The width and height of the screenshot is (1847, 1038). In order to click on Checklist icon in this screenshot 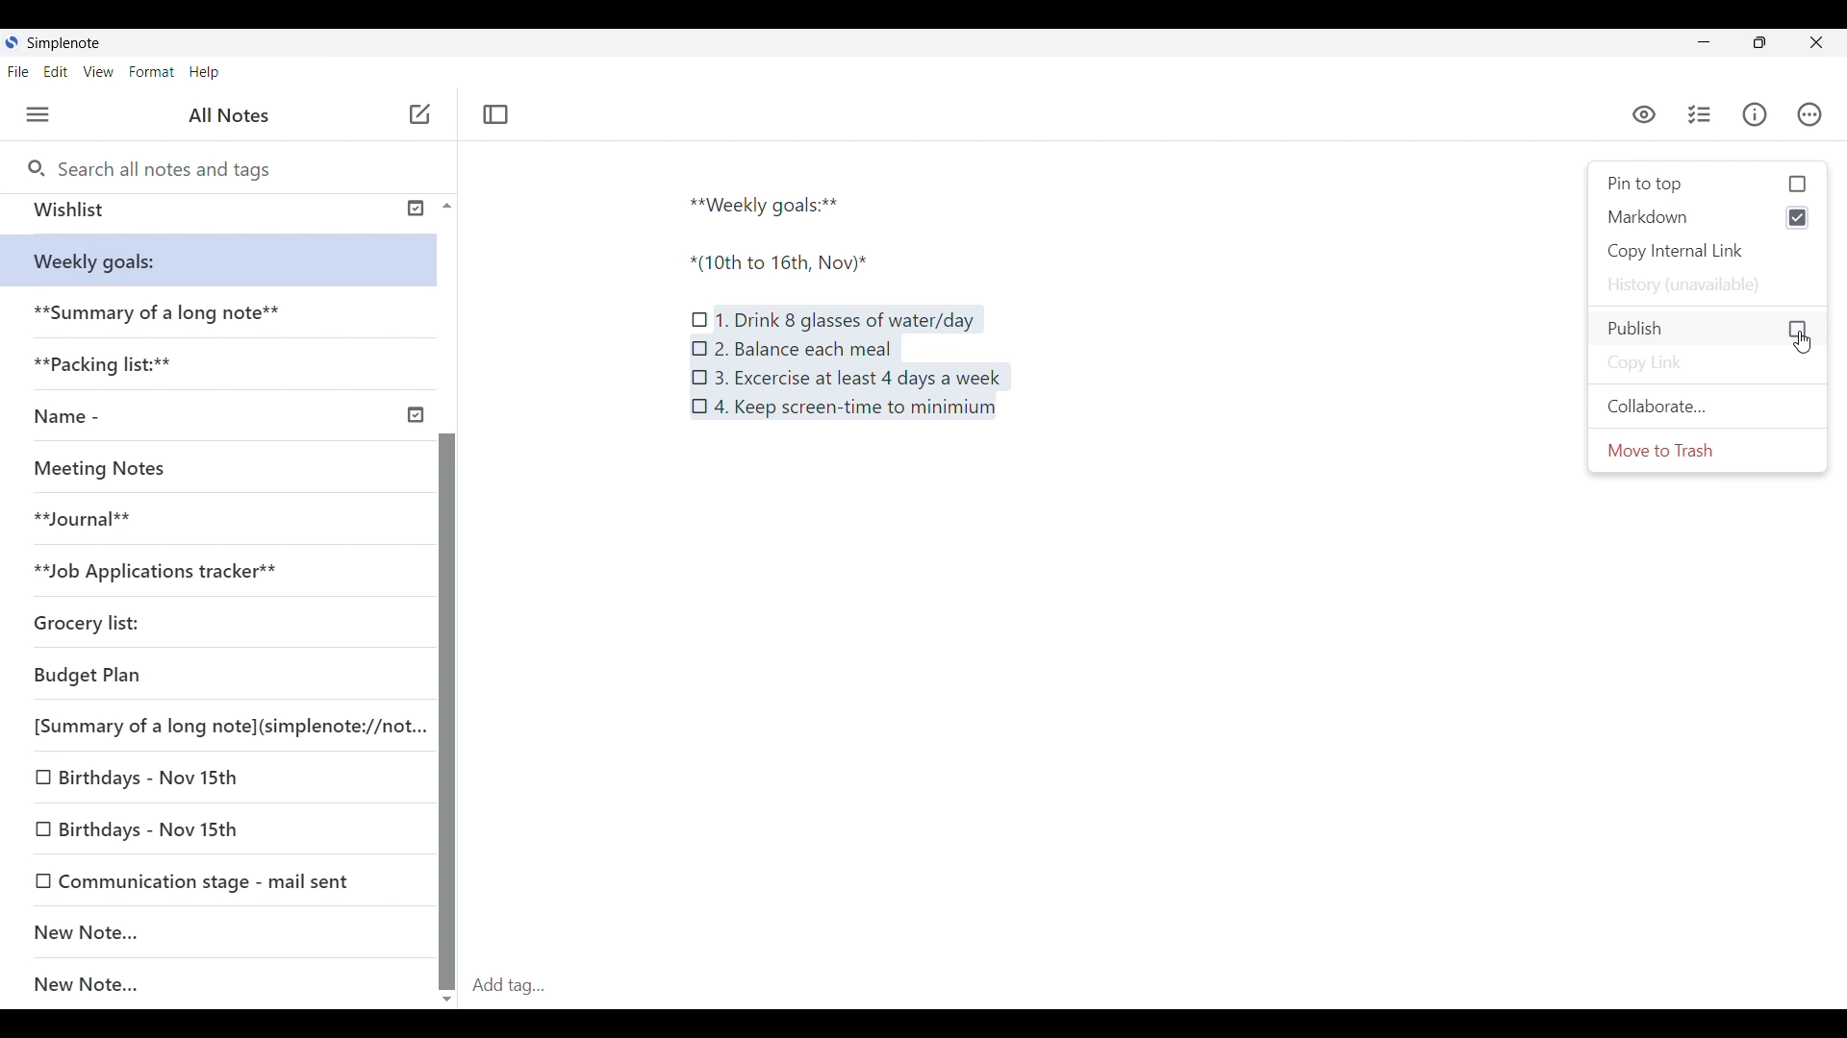, I will do `click(698, 346)`.